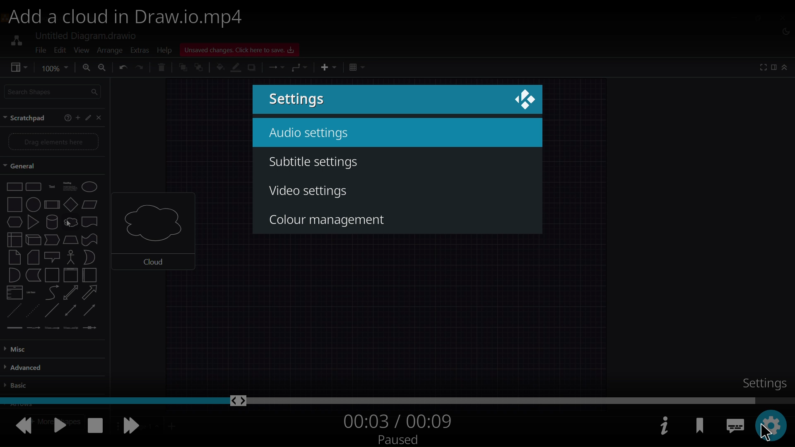 The height and width of the screenshot is (447, 795). I want to click on video string, so click(397, 399).